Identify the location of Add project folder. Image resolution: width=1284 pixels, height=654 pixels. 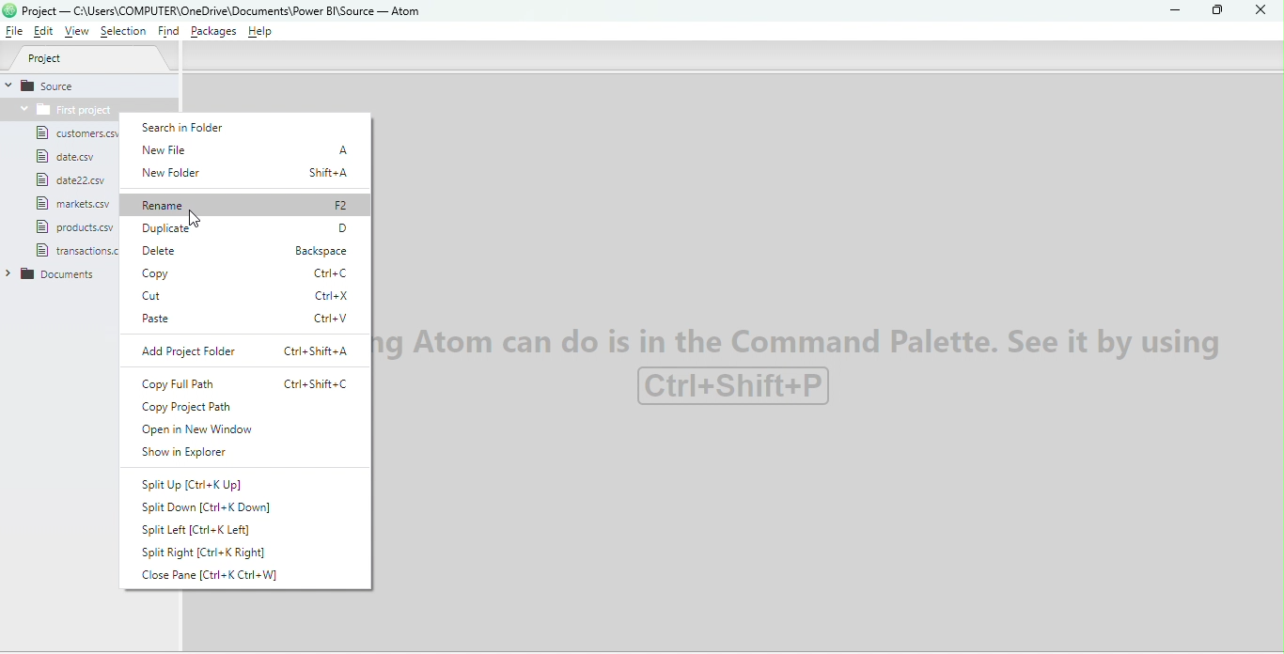
(244, 352).